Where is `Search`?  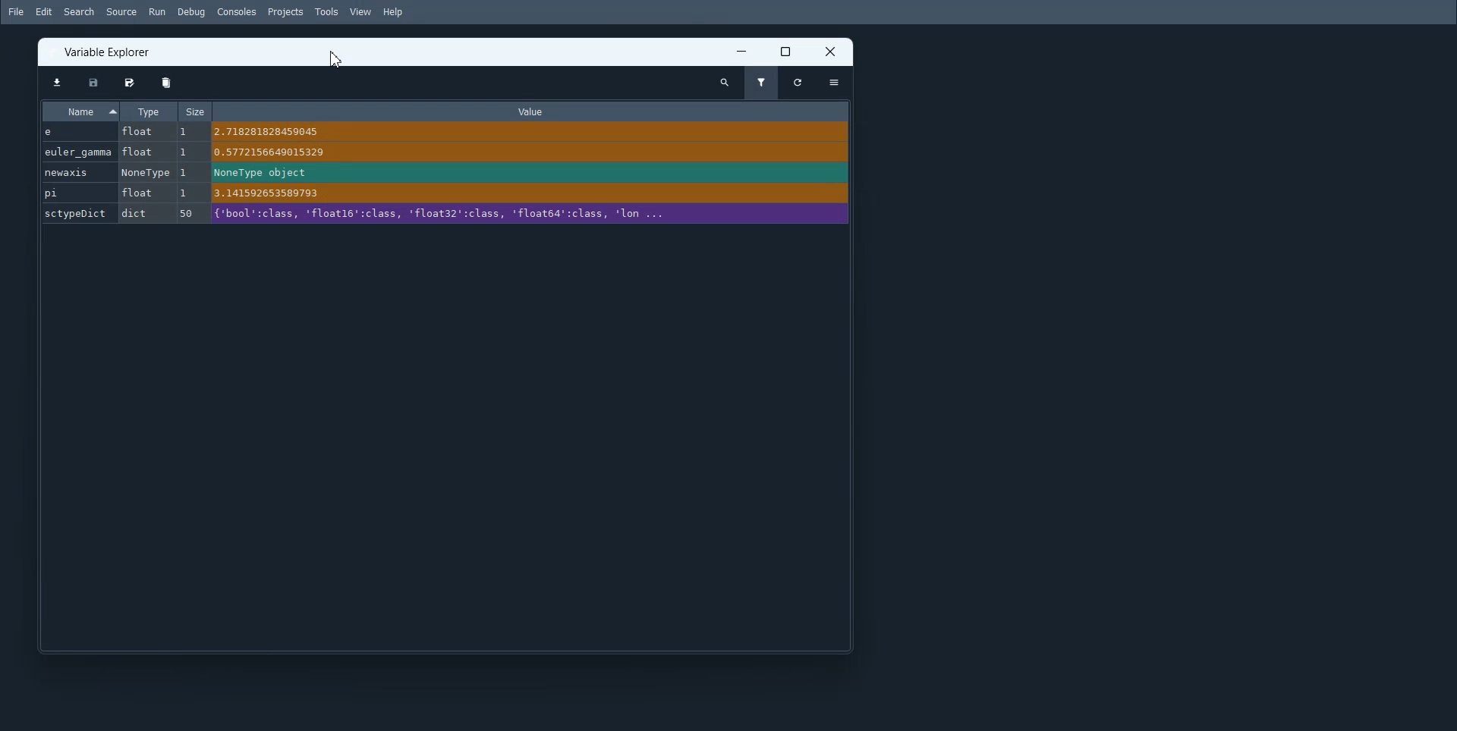
Search is located at coordinates (80, 11).